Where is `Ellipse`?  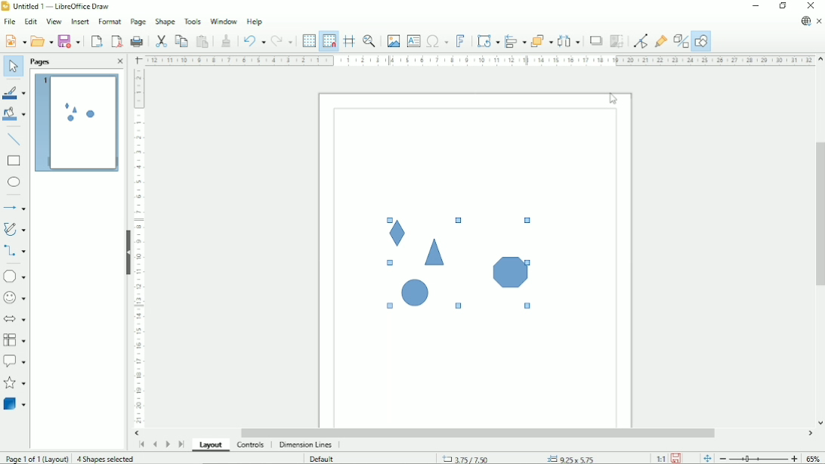 Ellipse is located at coordinates (14, 182).